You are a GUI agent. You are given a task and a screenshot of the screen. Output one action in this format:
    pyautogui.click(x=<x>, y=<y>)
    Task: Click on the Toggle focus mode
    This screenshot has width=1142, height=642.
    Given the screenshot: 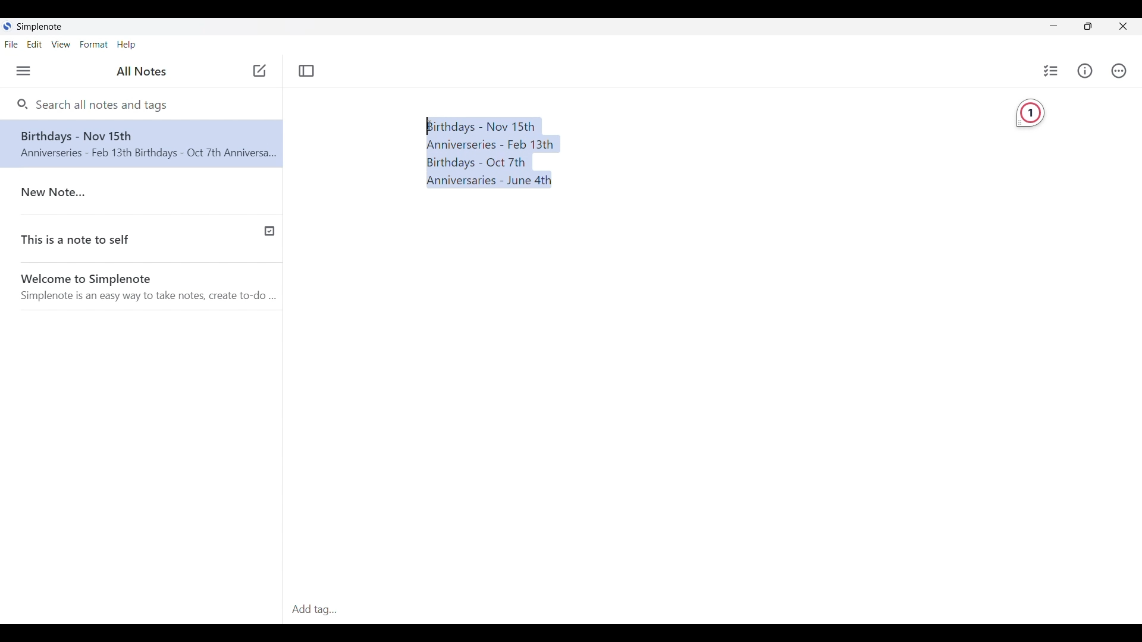 What is the action you would take?
    pyautogui.click(x=306, y=71)
    